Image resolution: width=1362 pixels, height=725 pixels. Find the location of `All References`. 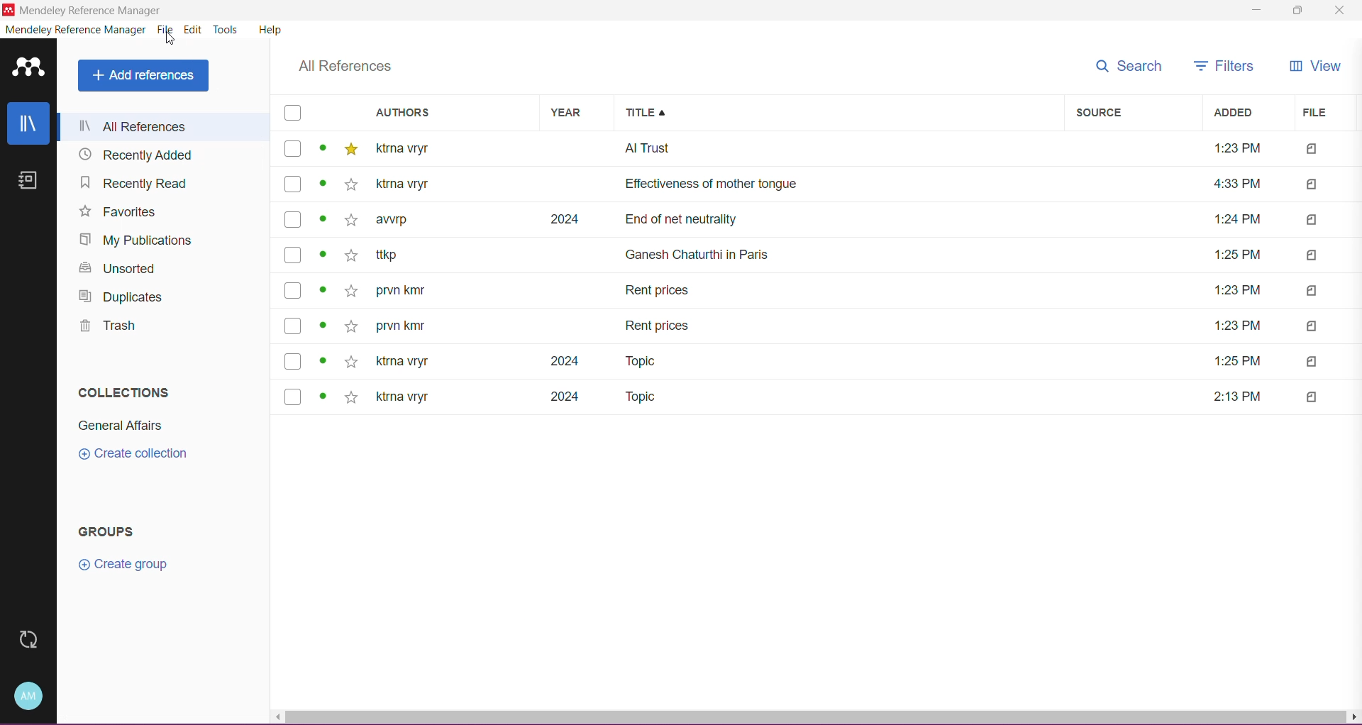

All References is located at coordinates (164, 127).